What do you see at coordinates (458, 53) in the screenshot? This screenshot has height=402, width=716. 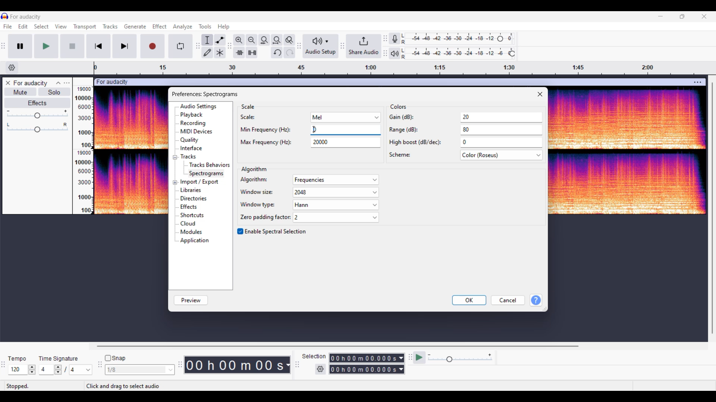 I see `Playback level` at bounding box center [458, 53].